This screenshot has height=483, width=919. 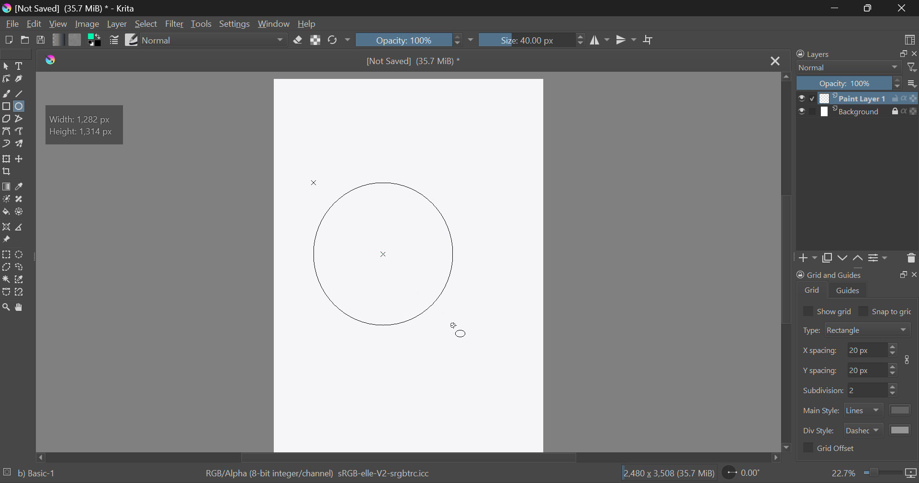 I want to click on Rotate, so click(x=339, y=40).